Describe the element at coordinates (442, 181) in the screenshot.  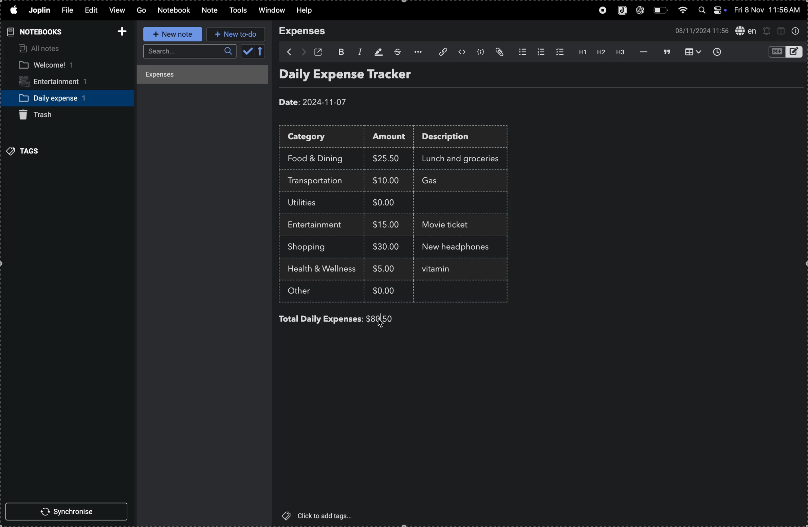
I see `Gas` at that location.